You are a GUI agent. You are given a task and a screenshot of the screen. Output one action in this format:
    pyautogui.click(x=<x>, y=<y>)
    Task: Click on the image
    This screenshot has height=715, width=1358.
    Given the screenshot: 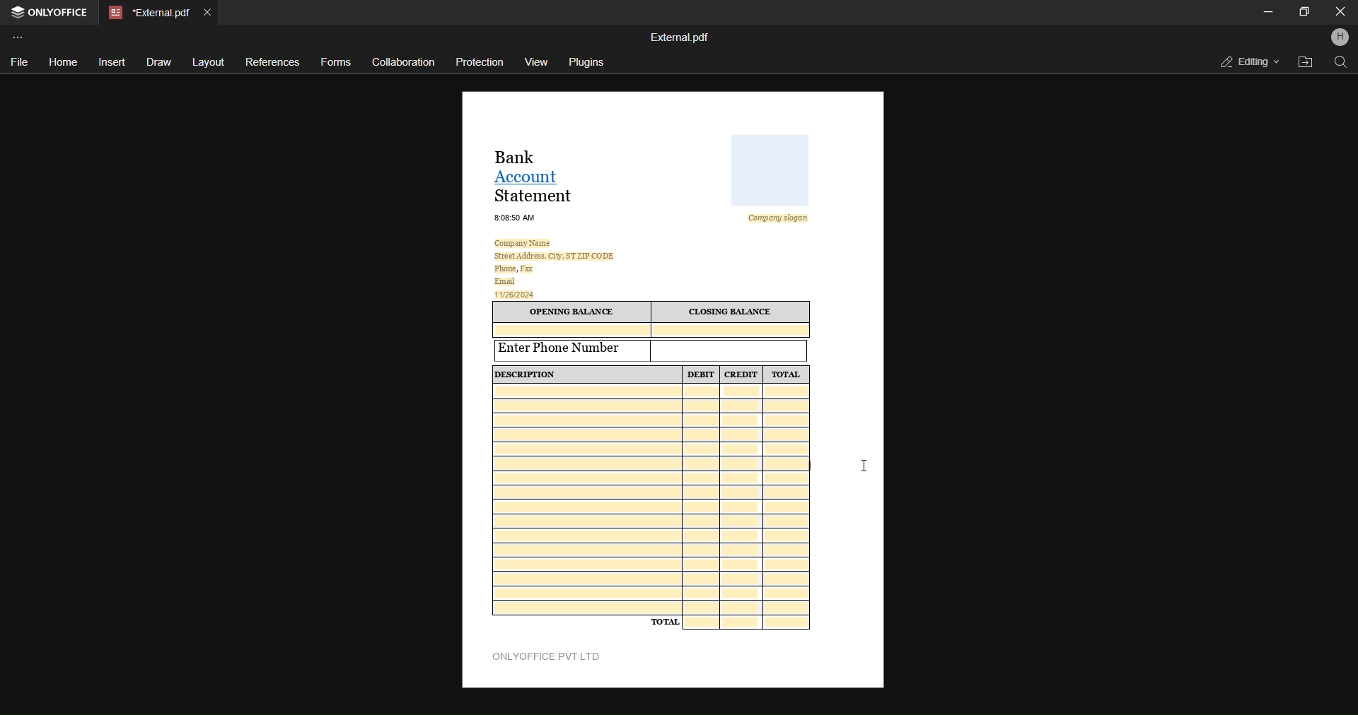 What is the action you would take?
    pyautogui.click(x=772, y=170)
    